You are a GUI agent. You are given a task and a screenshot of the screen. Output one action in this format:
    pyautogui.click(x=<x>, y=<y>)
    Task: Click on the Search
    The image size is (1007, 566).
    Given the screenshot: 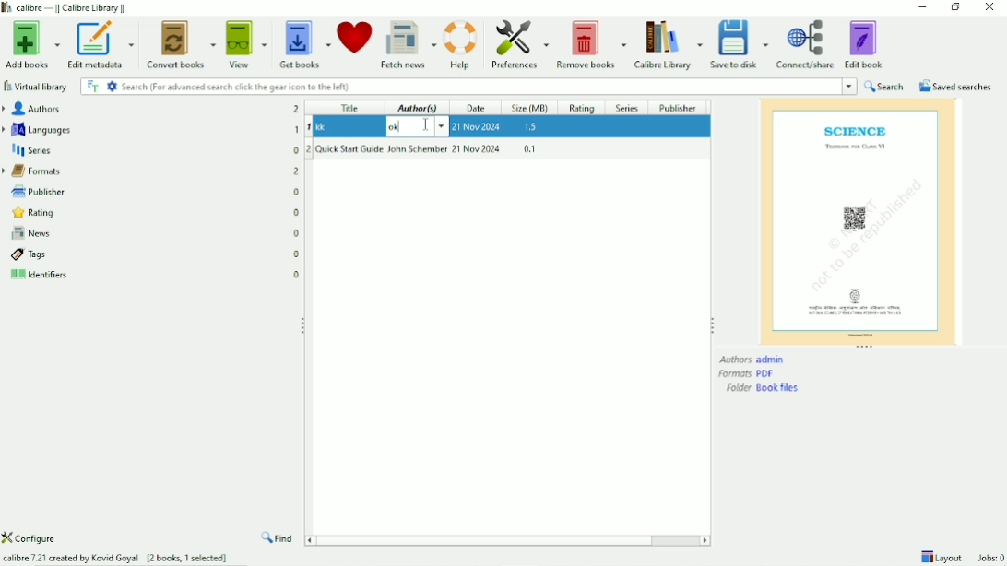 What is the action you would take?
    pyautogui.click(x=467, y=86)
    